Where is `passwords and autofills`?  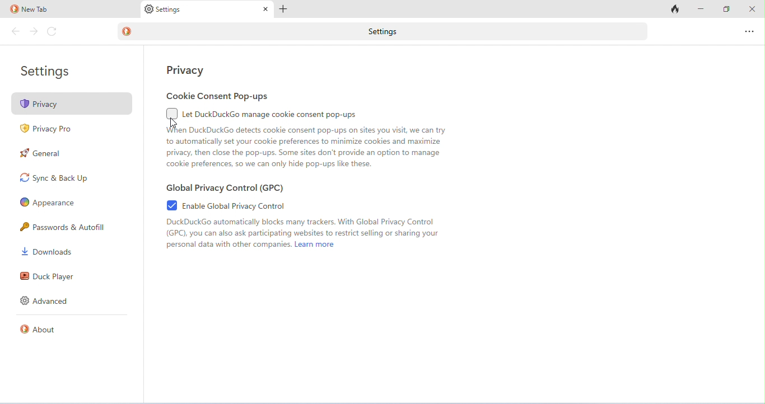 passwords and autofills is located at coordinates (65, 227).